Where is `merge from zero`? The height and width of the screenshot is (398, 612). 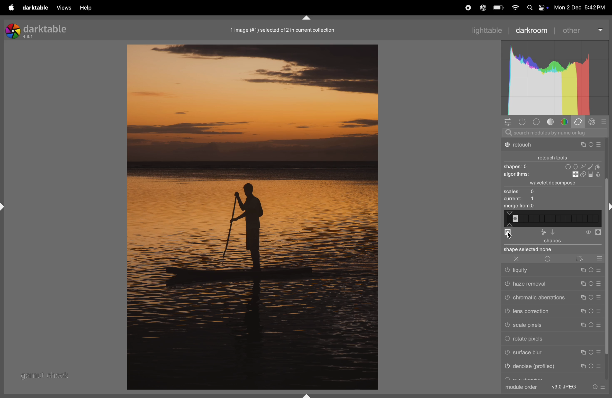
merge from zero is located at coordinates (518, 206).